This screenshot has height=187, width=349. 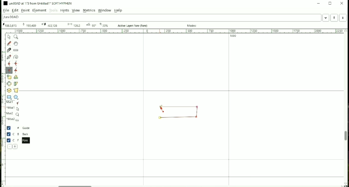 What do you see at coordinates (345, 137) in the screenshot?
I see `Vertical scrollbar` at bounding box center [345, 137].